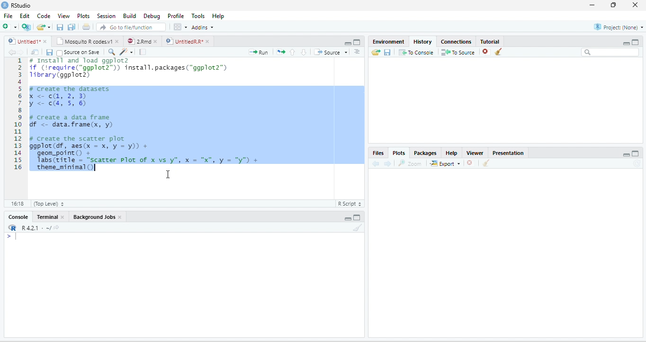 This screenshot has width=646, height=342. I want to click on Viewer, so click(476, 153).